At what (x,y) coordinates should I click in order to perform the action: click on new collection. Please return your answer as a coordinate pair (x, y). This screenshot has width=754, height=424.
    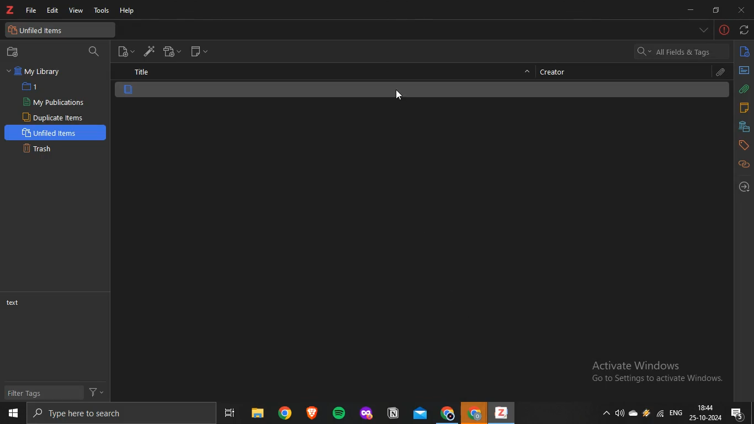
    Looking at the image, I should click on (16, 51).